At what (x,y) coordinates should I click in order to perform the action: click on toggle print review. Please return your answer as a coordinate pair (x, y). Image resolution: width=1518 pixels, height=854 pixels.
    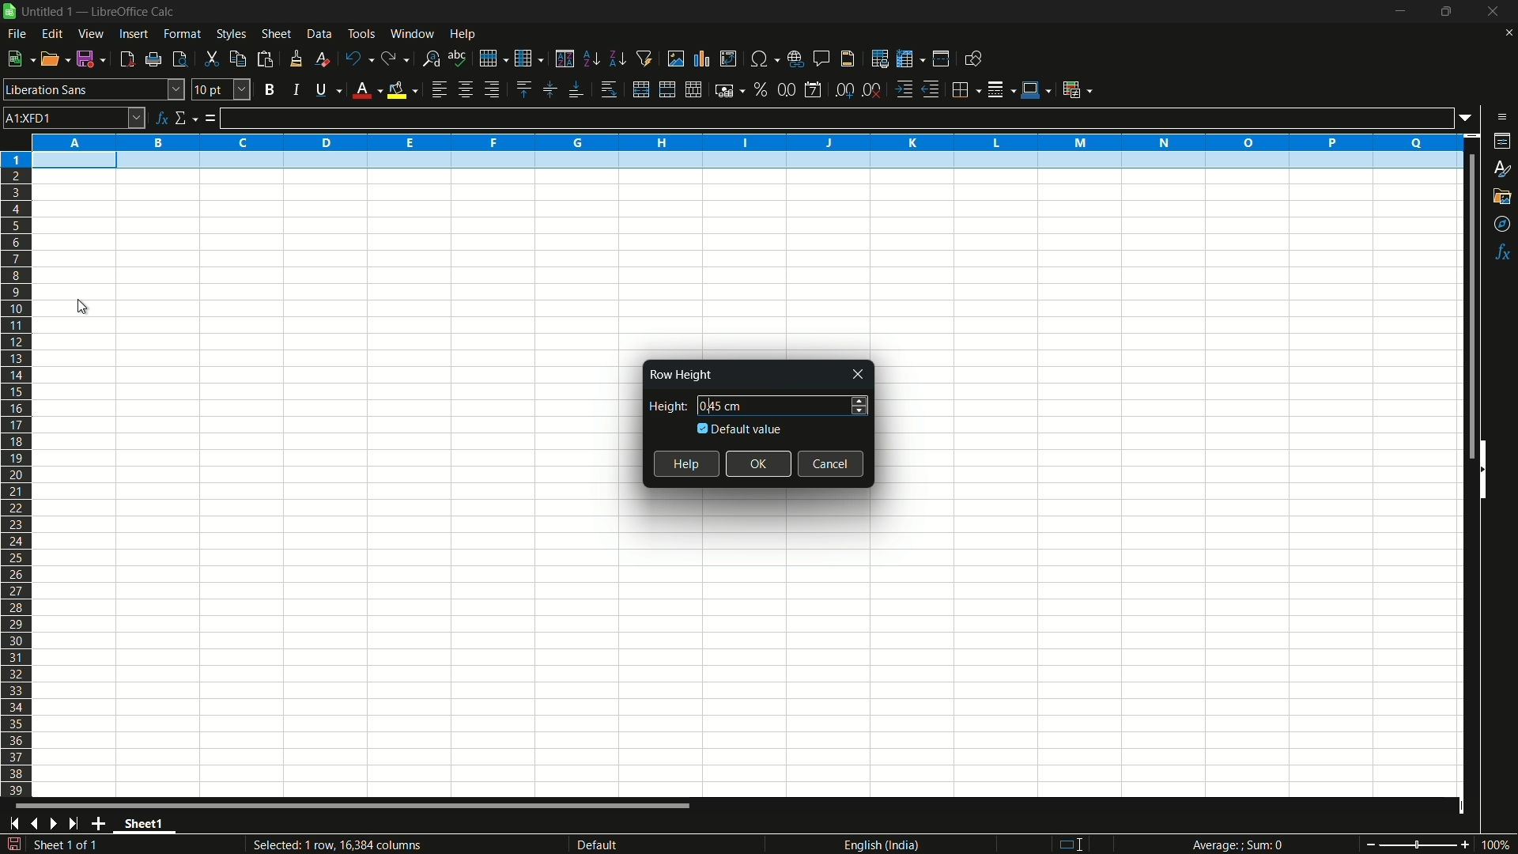
    Looking at the image, I should click on (178, 59).